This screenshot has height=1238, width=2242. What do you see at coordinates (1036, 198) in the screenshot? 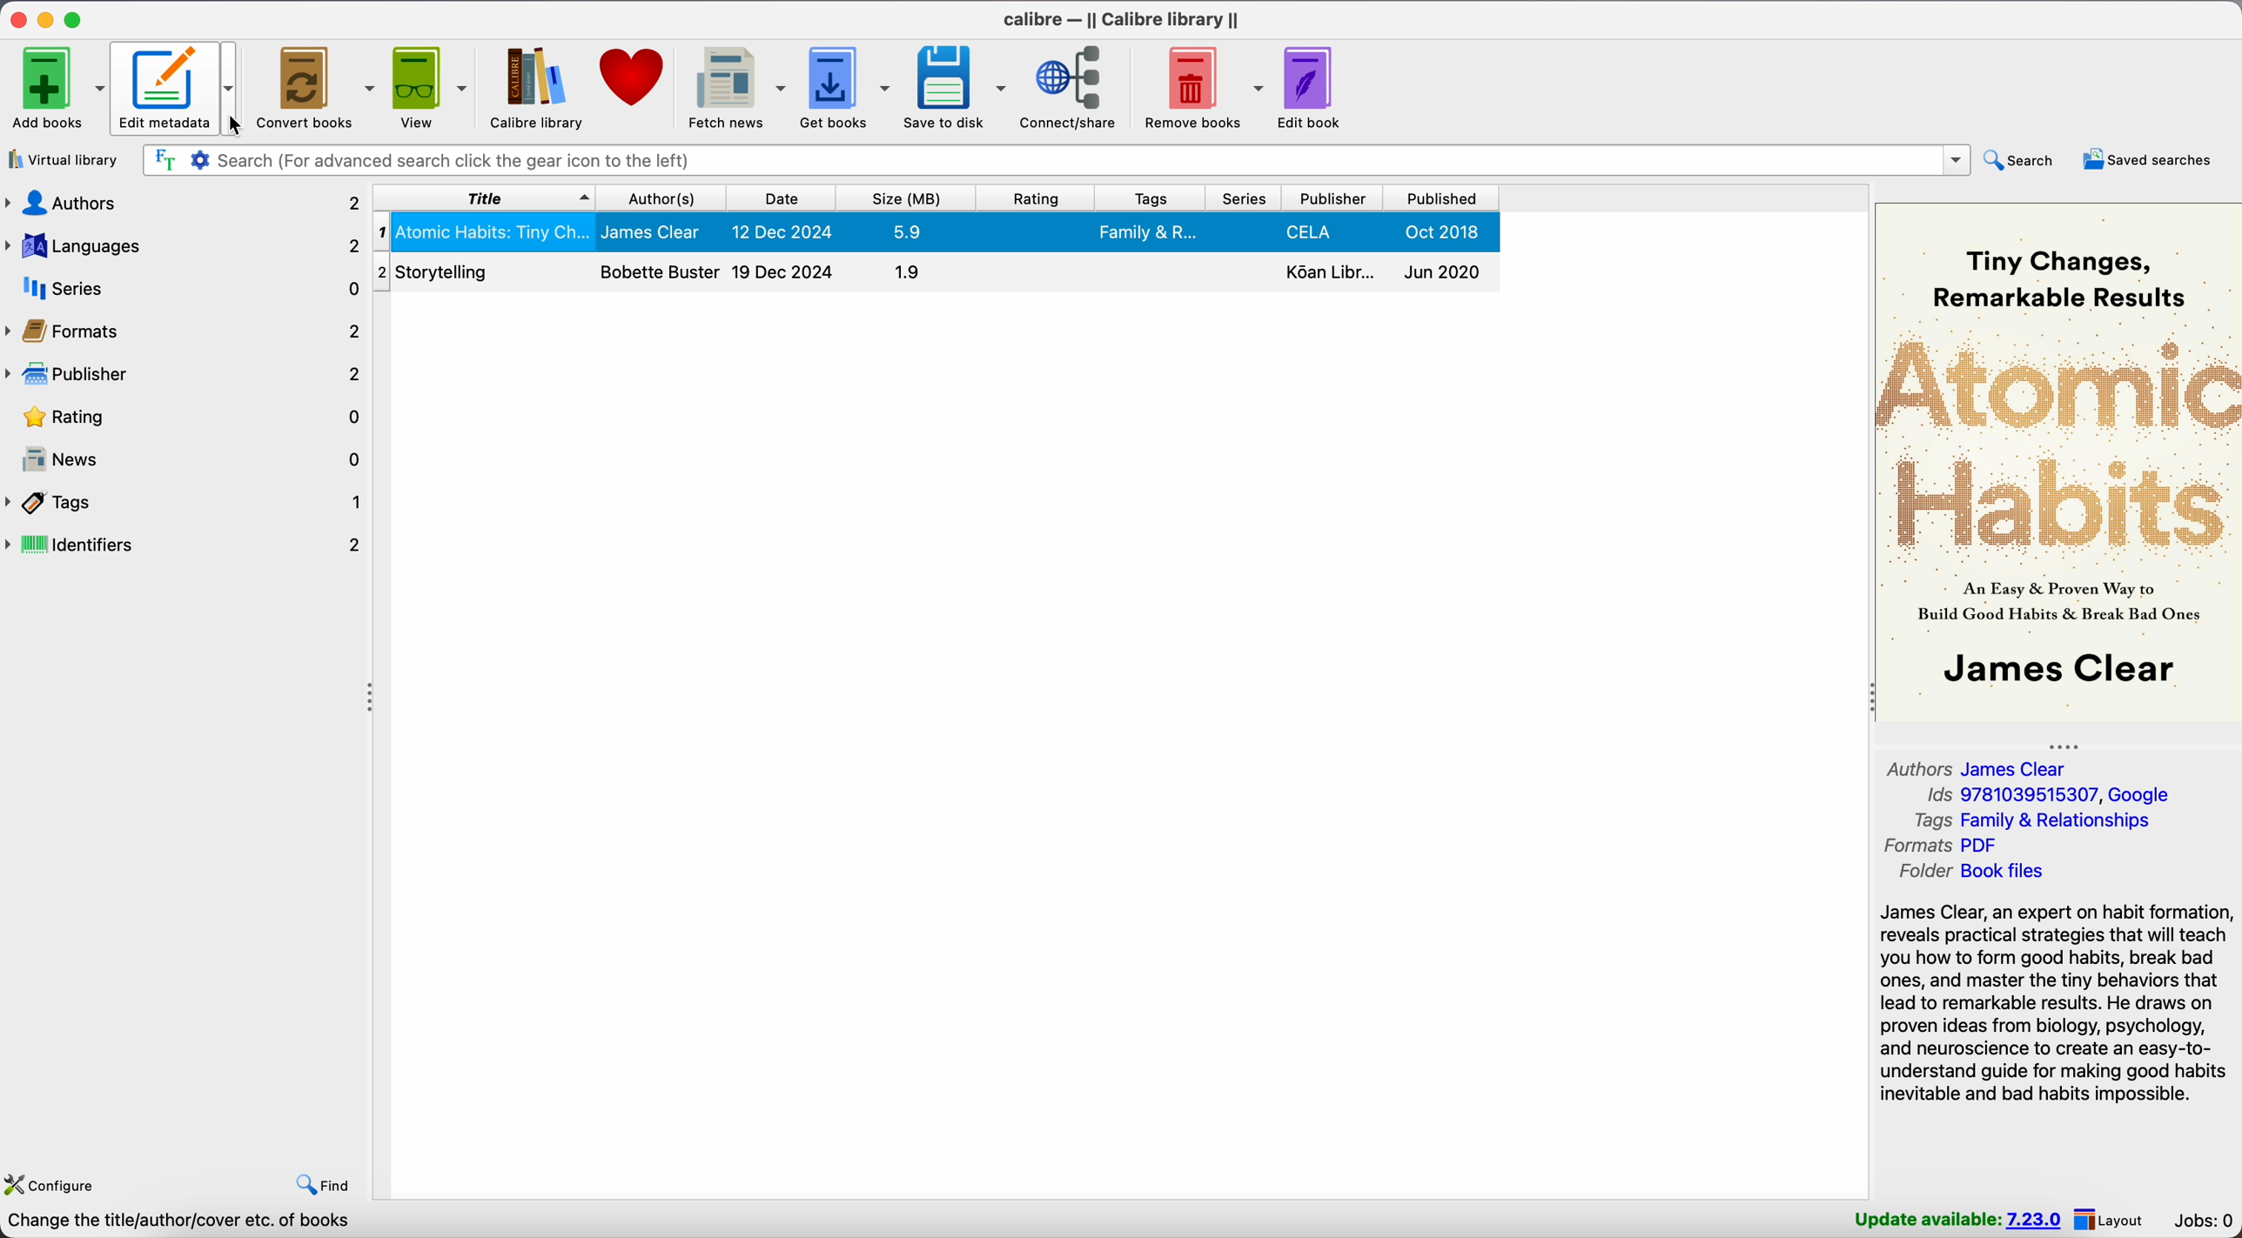
I see `rating` at bounding box center [1036, 198].